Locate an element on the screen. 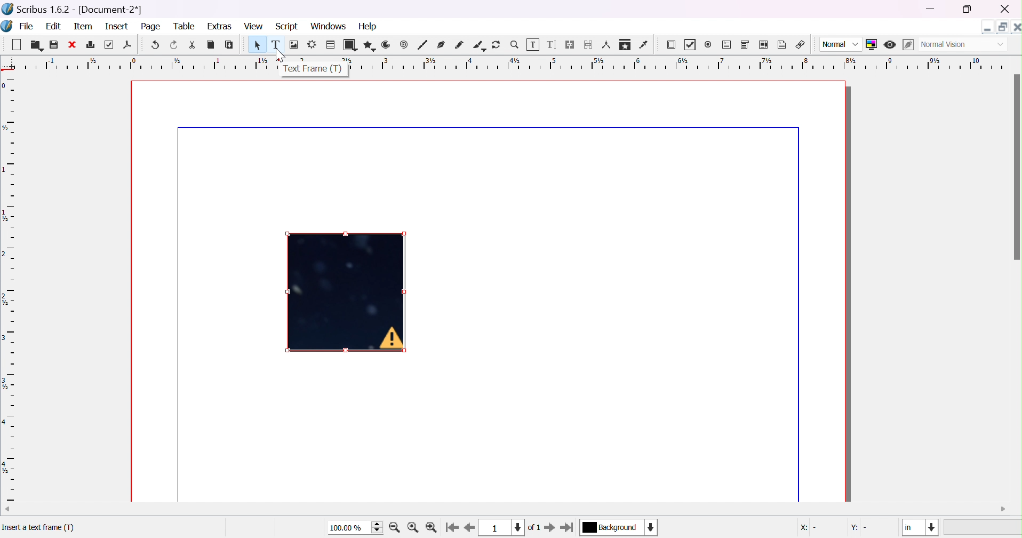 The width and height of the screenshot is (1022, 538). print is located at coordinates (90, 44).